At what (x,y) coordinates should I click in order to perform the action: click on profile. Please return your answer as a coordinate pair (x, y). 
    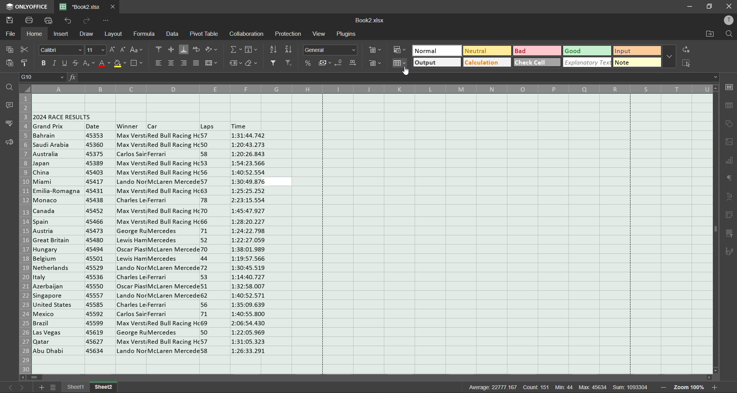
    Looking at the image, I should click on (726, 20).